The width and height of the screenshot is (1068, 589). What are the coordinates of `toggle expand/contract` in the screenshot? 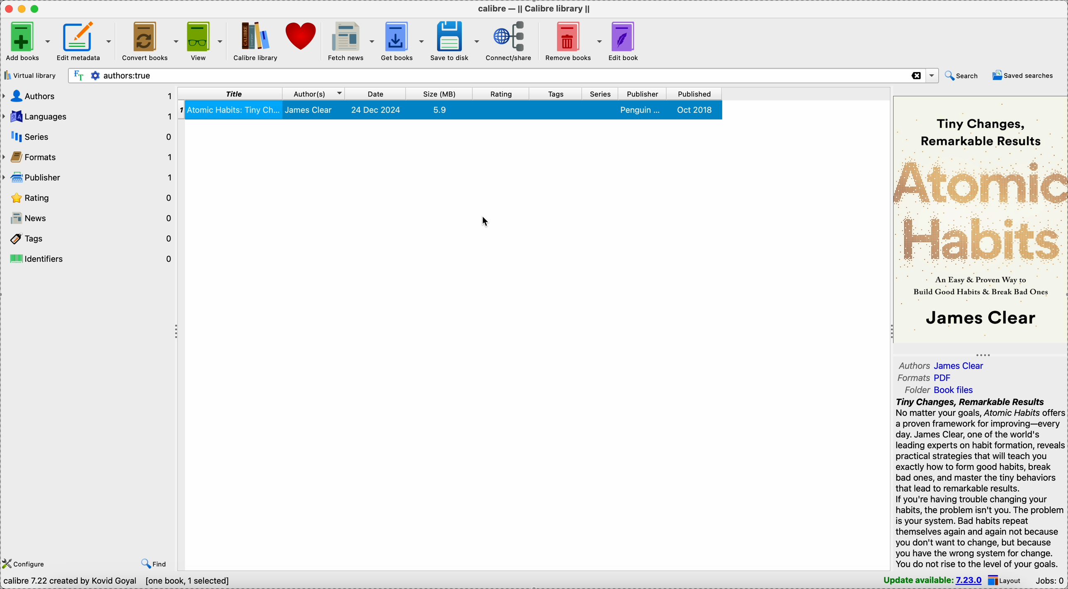 It's located at (983, 355).